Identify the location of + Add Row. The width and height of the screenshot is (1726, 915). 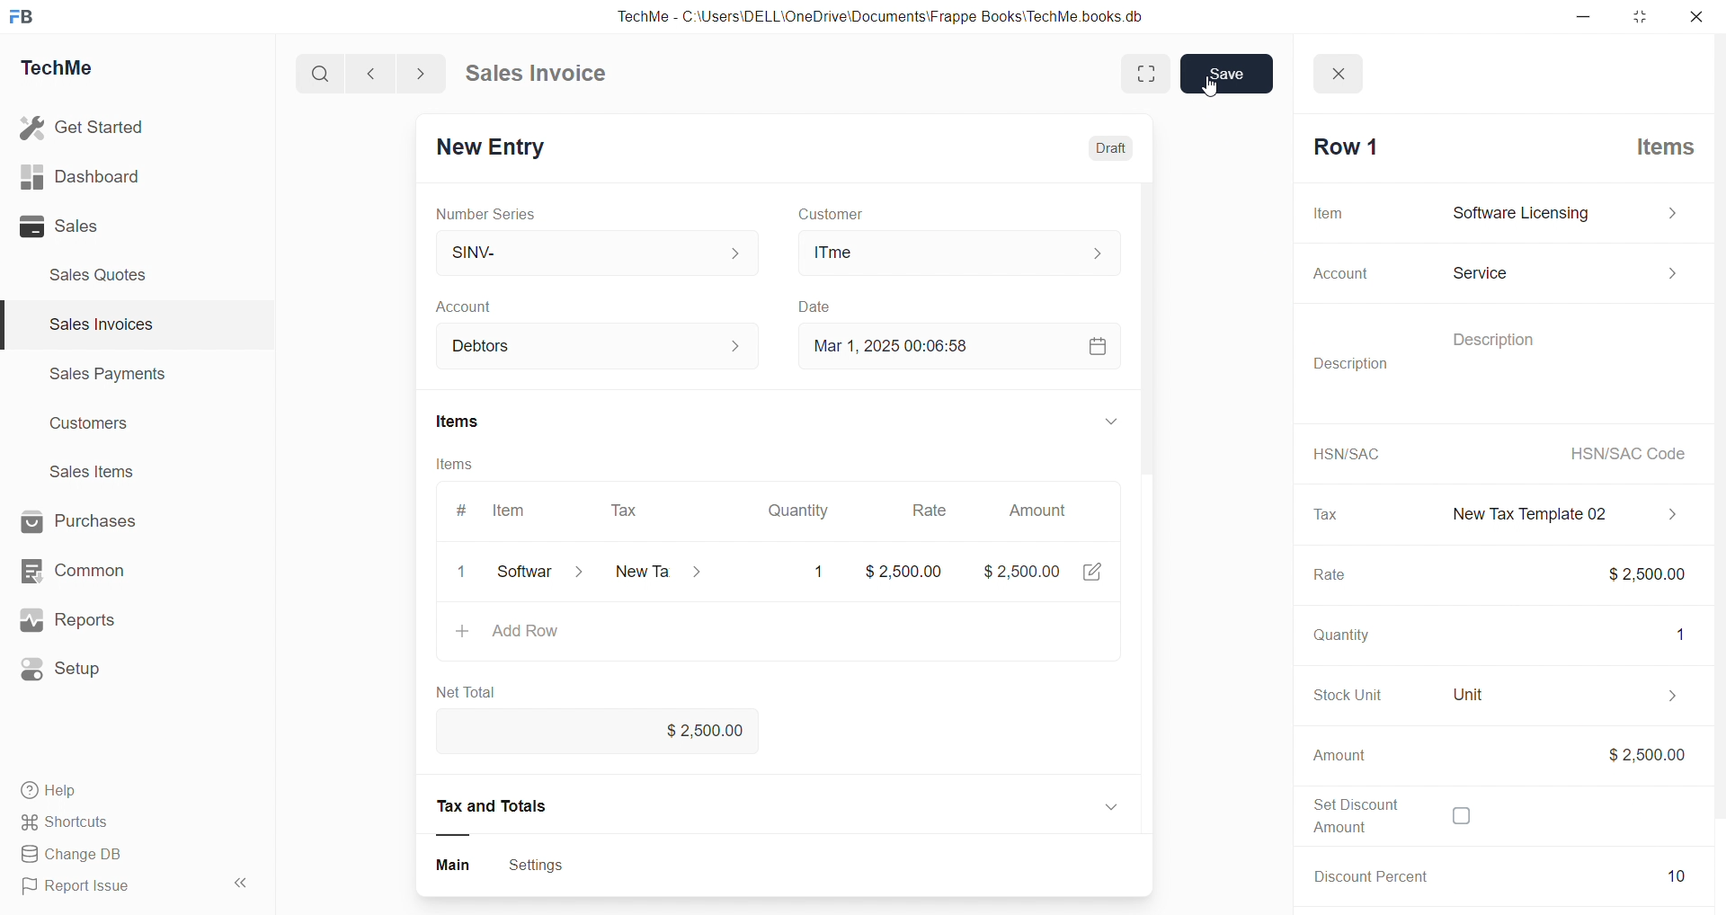
(516, 634).